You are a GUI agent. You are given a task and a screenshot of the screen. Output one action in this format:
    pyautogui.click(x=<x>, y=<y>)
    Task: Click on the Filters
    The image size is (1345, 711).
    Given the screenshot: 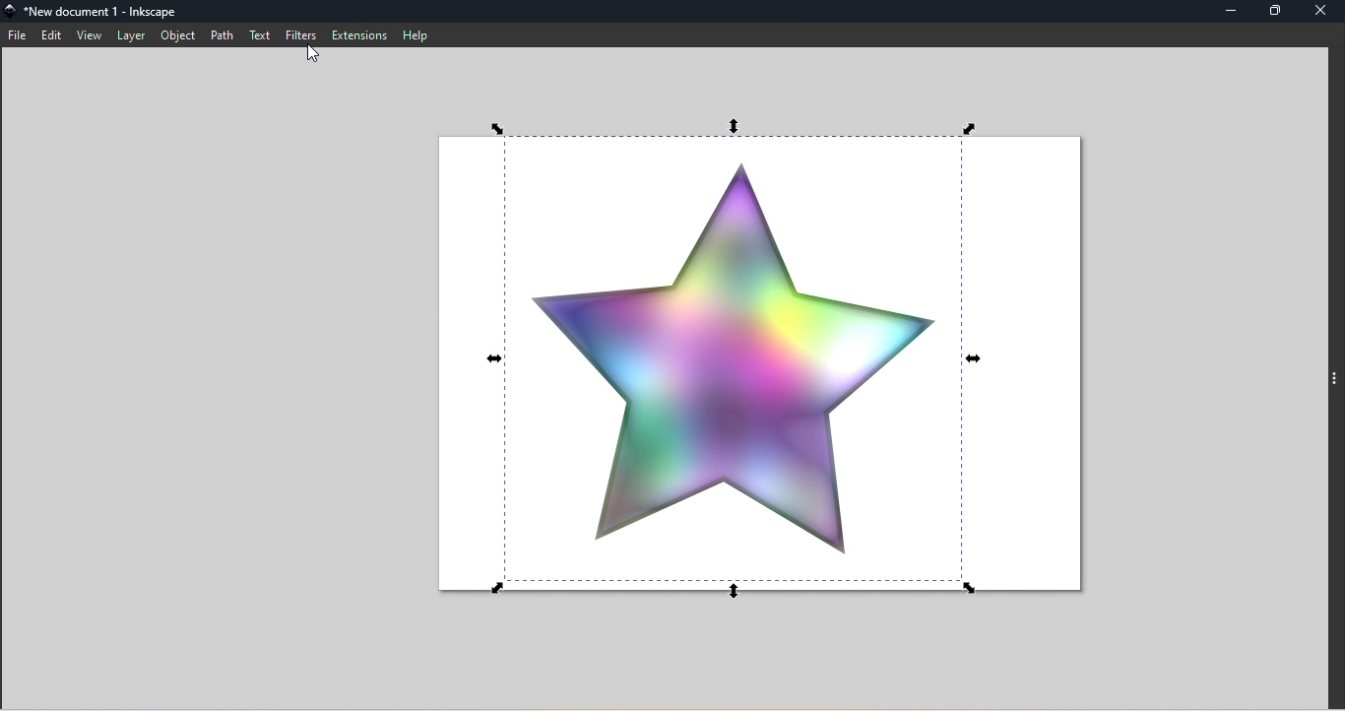 What is the action you would take?
    pyautogui.click(x=296, y=34)
    